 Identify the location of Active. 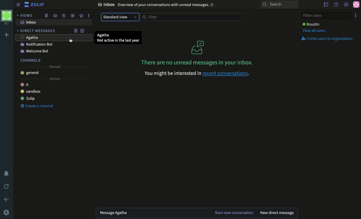
(55, 79).